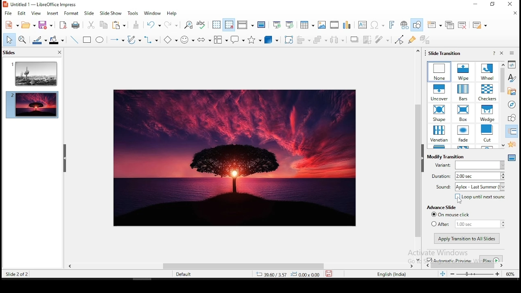 The height and width of the screenshot is (293, 521). I want to click on scroll bar, so click(463, 265).